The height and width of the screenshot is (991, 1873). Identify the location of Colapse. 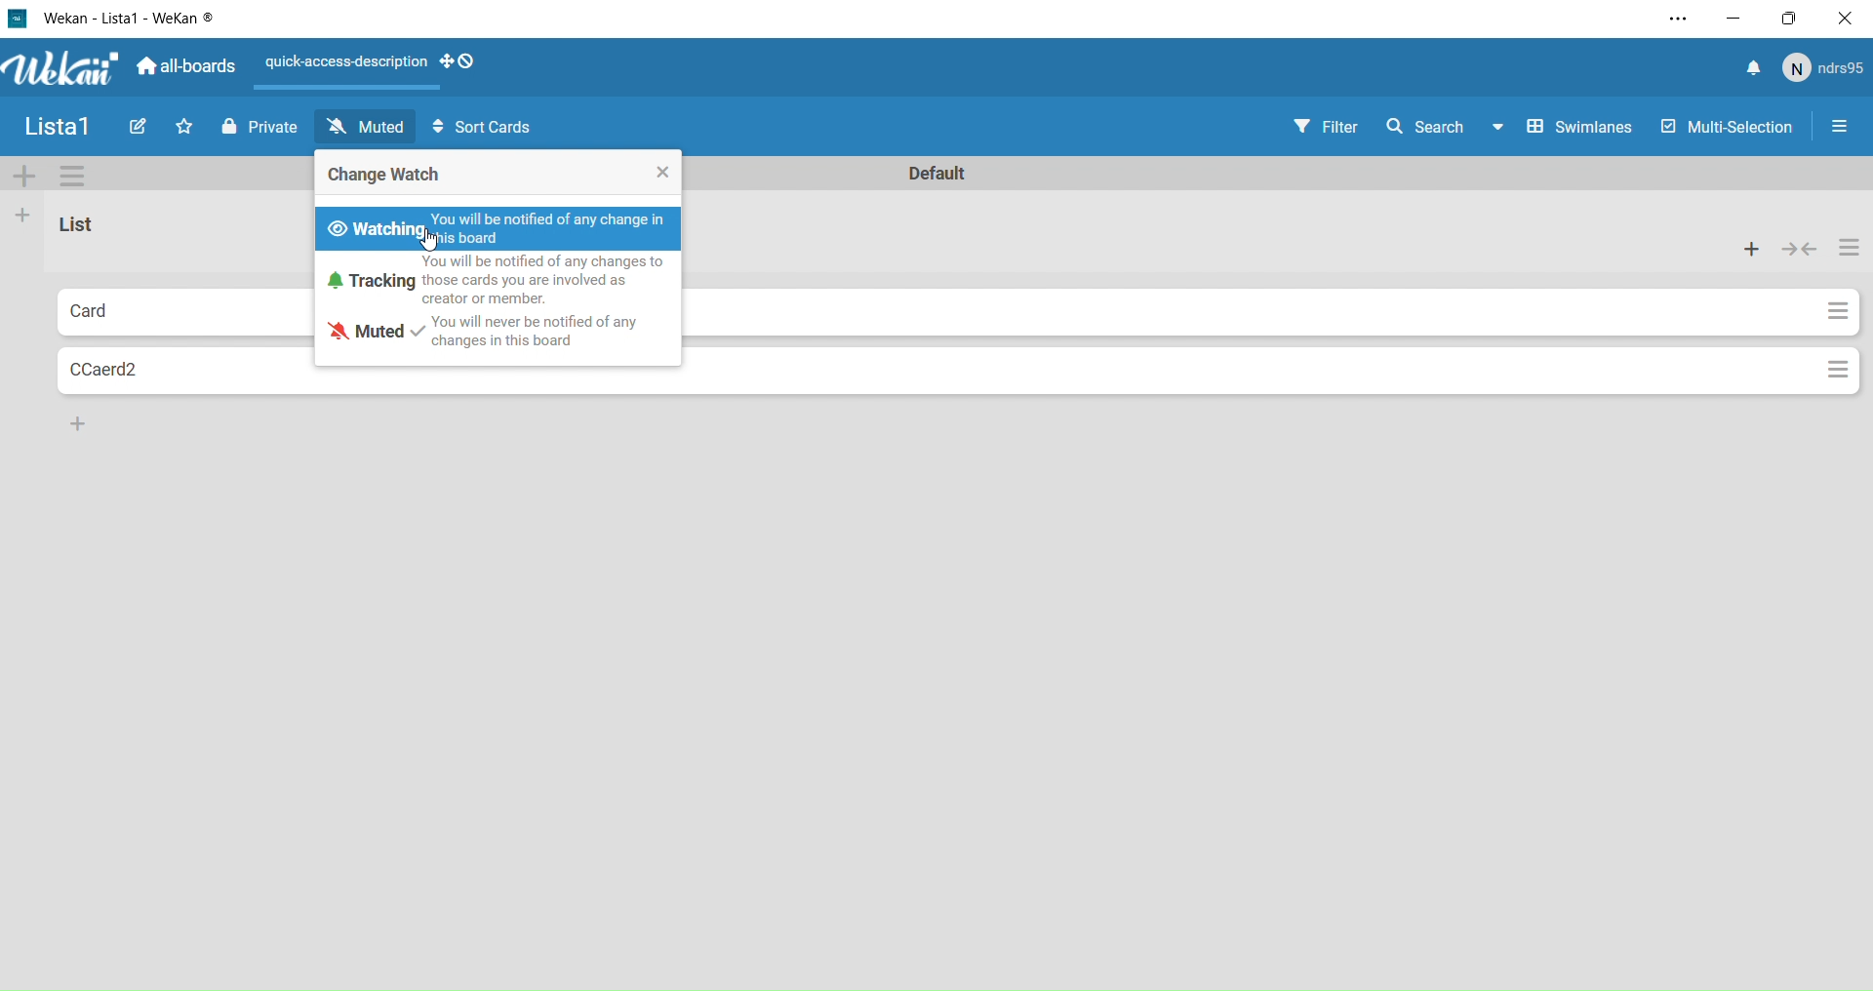
(1802, 249).